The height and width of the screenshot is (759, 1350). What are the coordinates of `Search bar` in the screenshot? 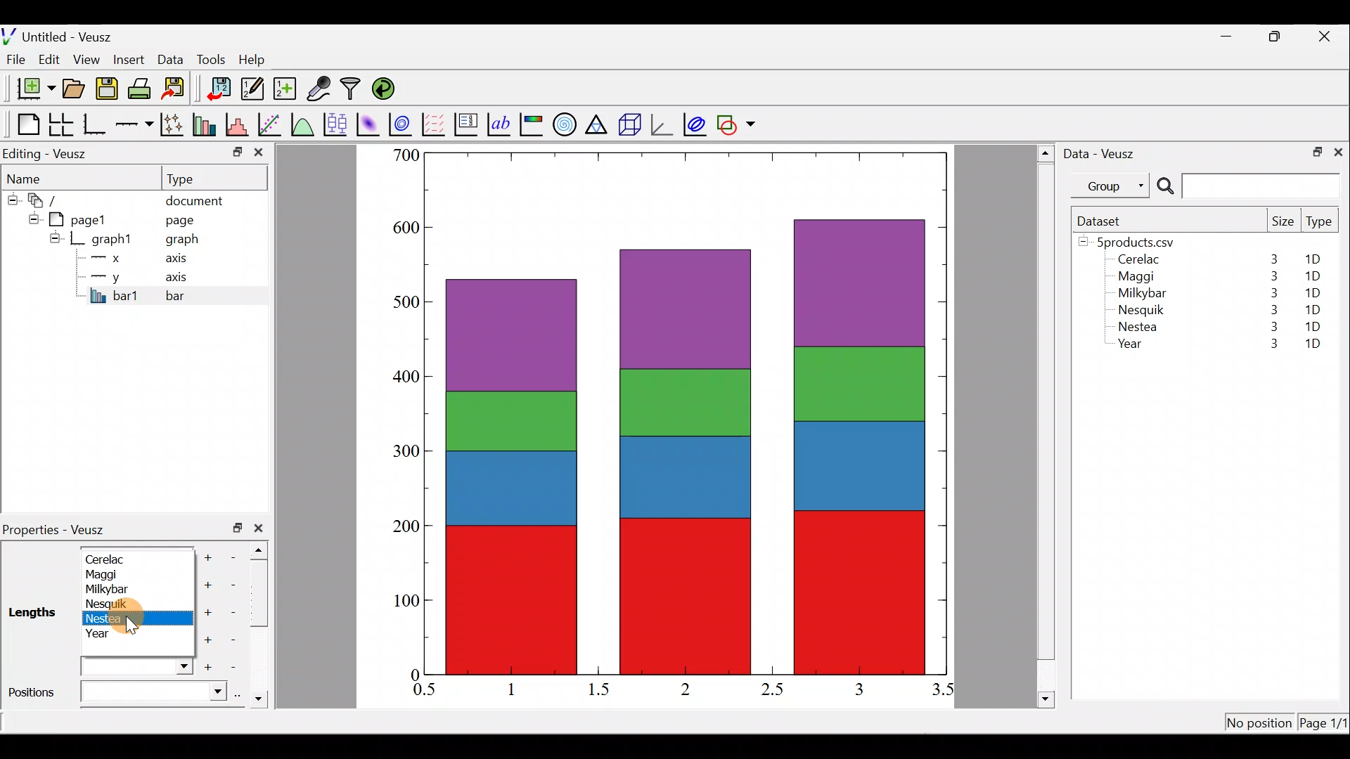 It's located at (1246, 186).